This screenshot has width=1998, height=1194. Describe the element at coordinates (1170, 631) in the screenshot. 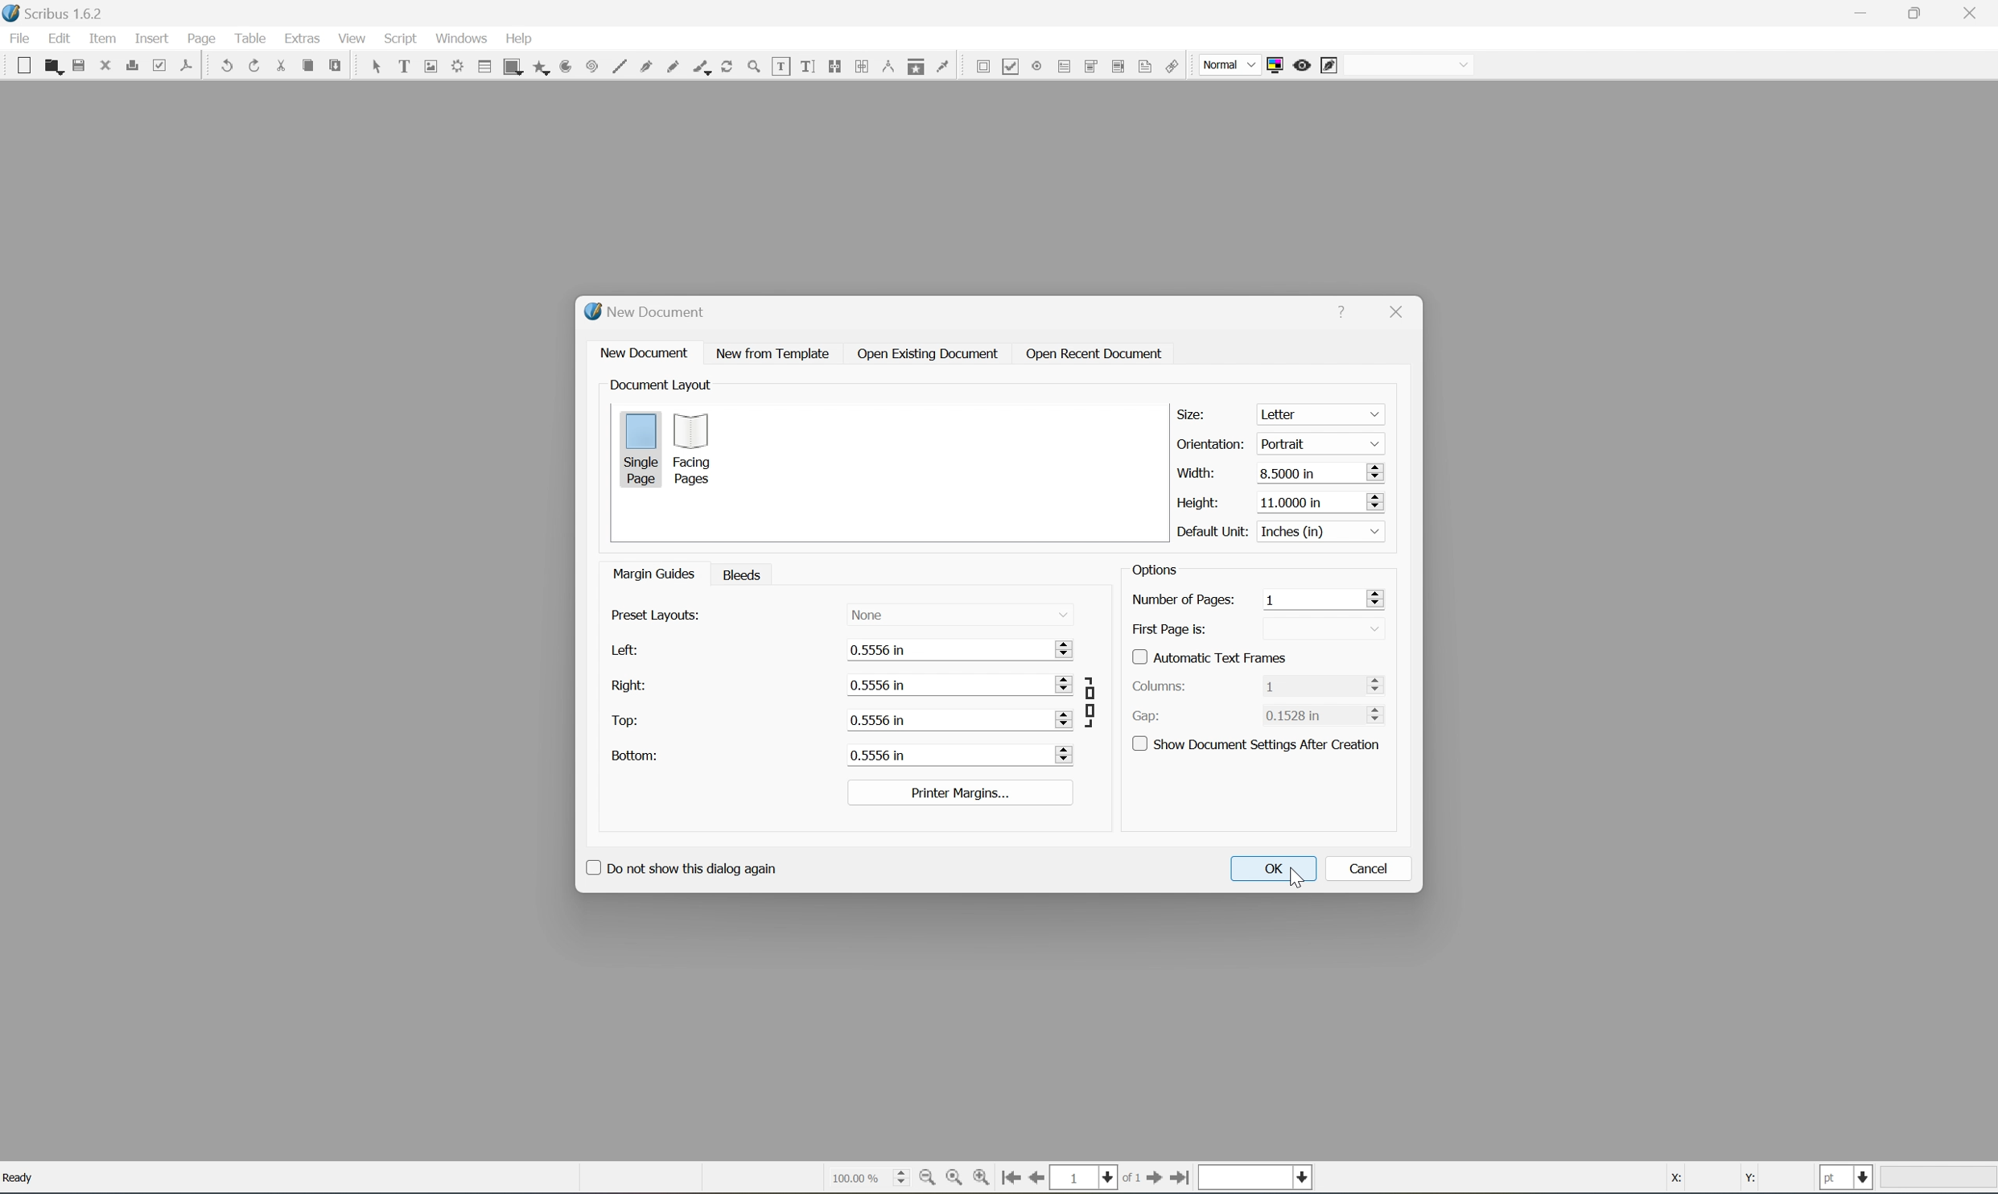

I see `first page is` at that location.